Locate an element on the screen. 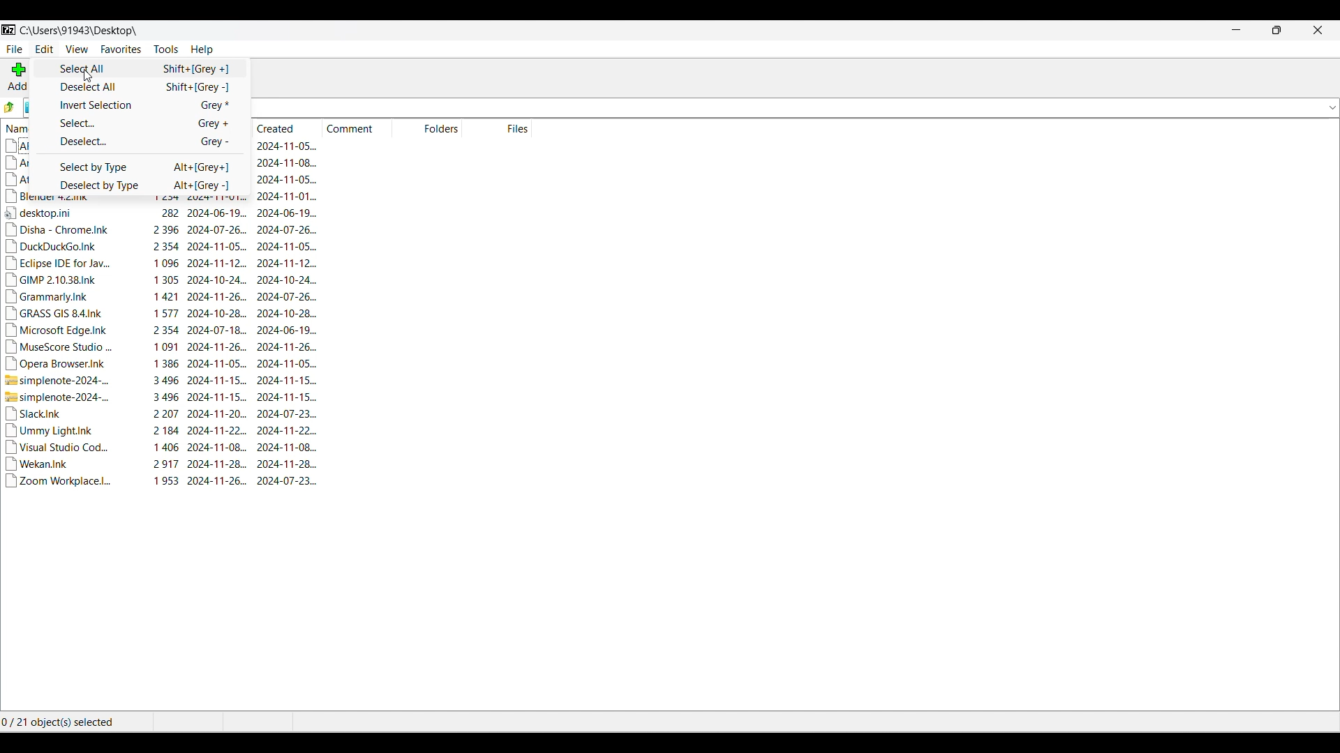  File menu is located at coordinates (15, 50).